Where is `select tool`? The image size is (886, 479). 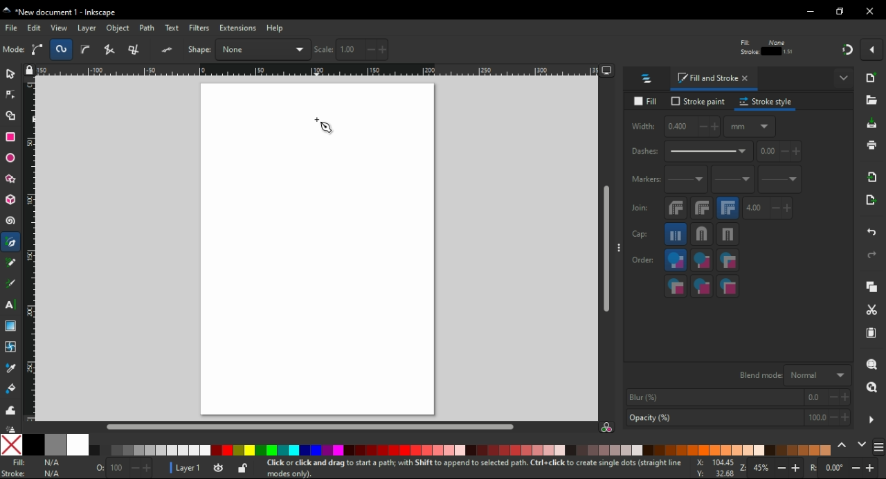 select tool is located at coordinates (10, 73).